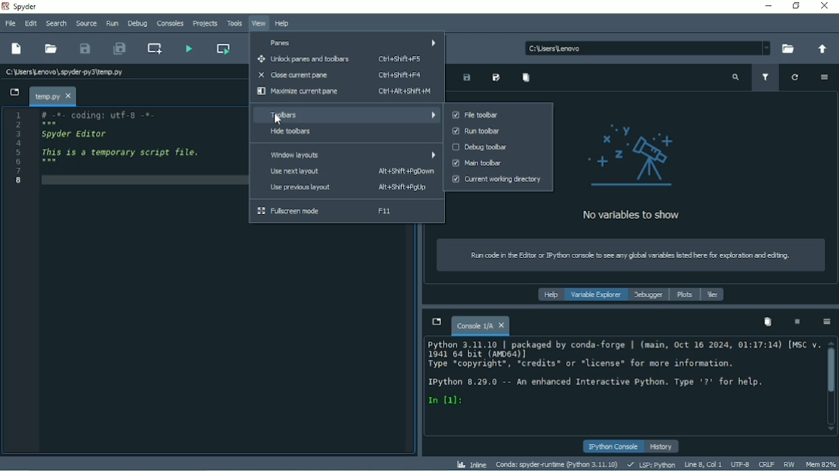 The width and height of the screenshot is (839, 471). What do you see at coordinates (768, 321) in the screenshot?
I see `Remove all variables from namespace` at bounding box center [768, 321].